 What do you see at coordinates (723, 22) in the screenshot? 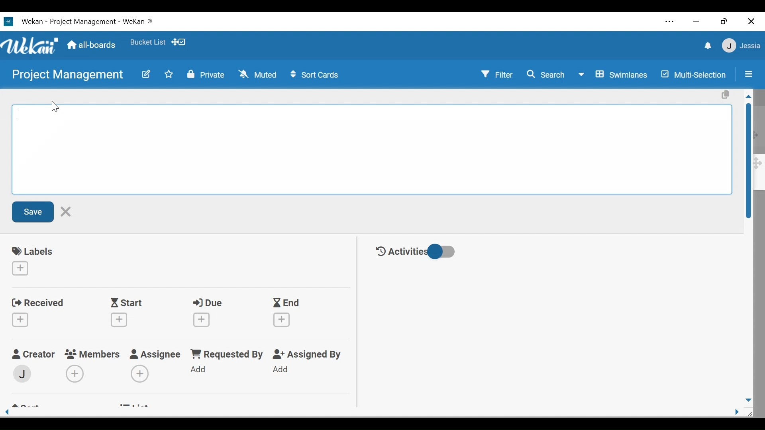
I see `Restore` at bounding box center [723, 22].